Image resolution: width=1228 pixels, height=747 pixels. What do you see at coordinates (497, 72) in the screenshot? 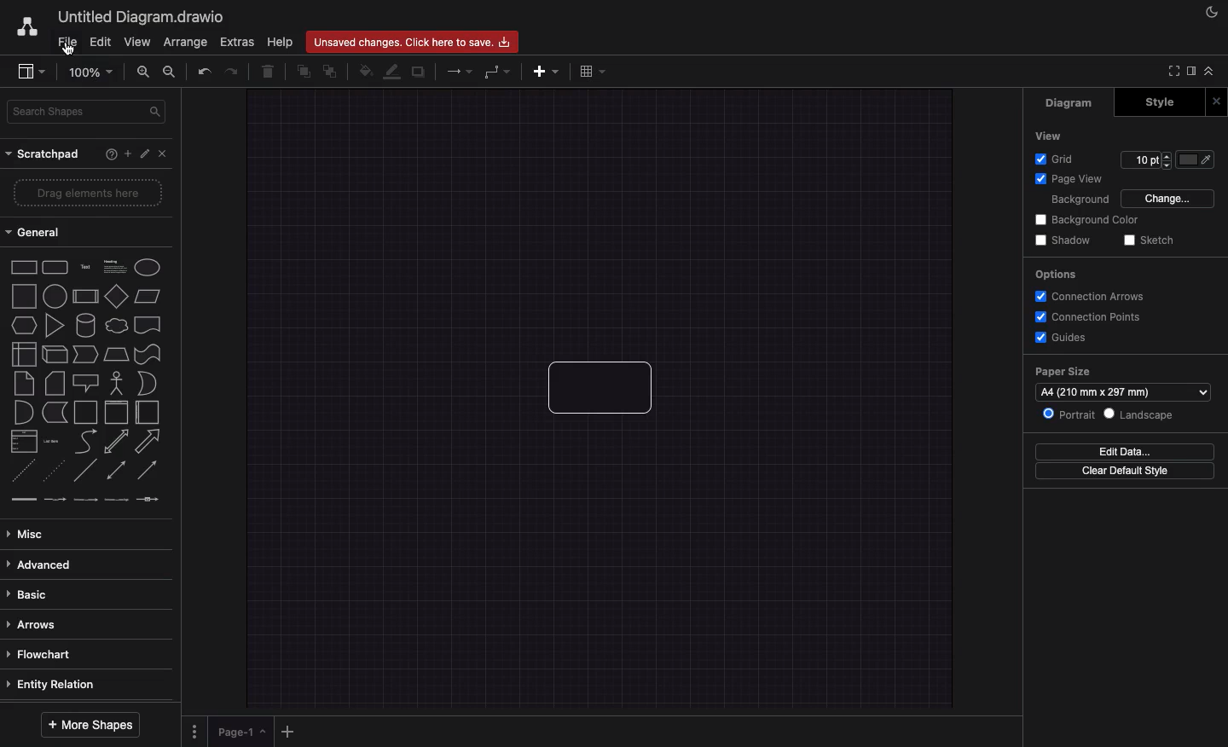
I see `Waypoints` at bounding box center [497, 72].